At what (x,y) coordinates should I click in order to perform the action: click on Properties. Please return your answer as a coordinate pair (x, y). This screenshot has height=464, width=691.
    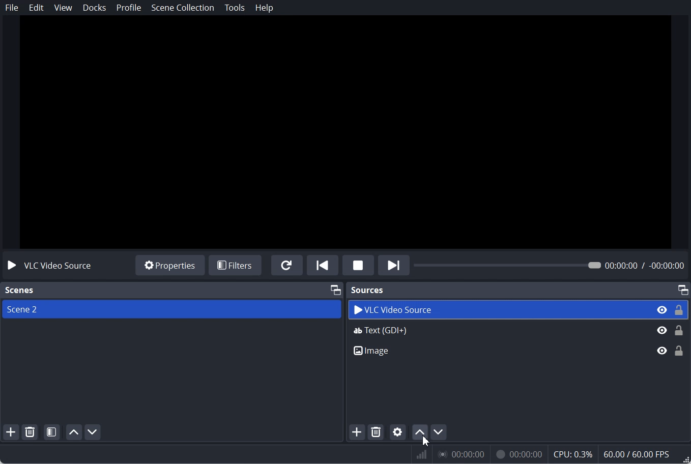
    Looking at the image, I should click on (170, 266).